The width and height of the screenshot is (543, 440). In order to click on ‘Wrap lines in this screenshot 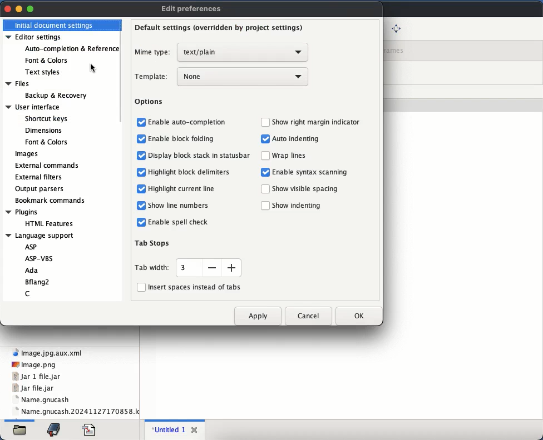, I will do `click(294, 154)`.